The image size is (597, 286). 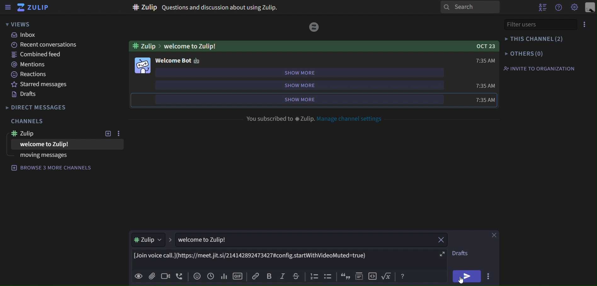 What do you see at coordinates (494, 234) in the screenshot?
I see `close` at bounding box center [494, 234].